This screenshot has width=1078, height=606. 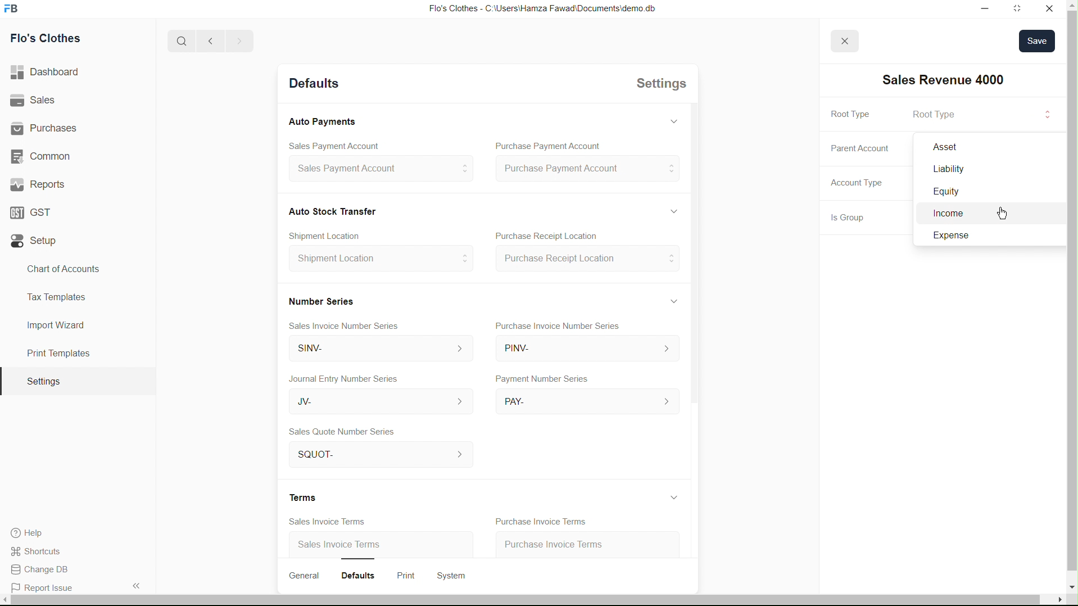 What do you see at coordinates (311, 576) in the screenshot?
I see `General` at bounding box center [311, 576].